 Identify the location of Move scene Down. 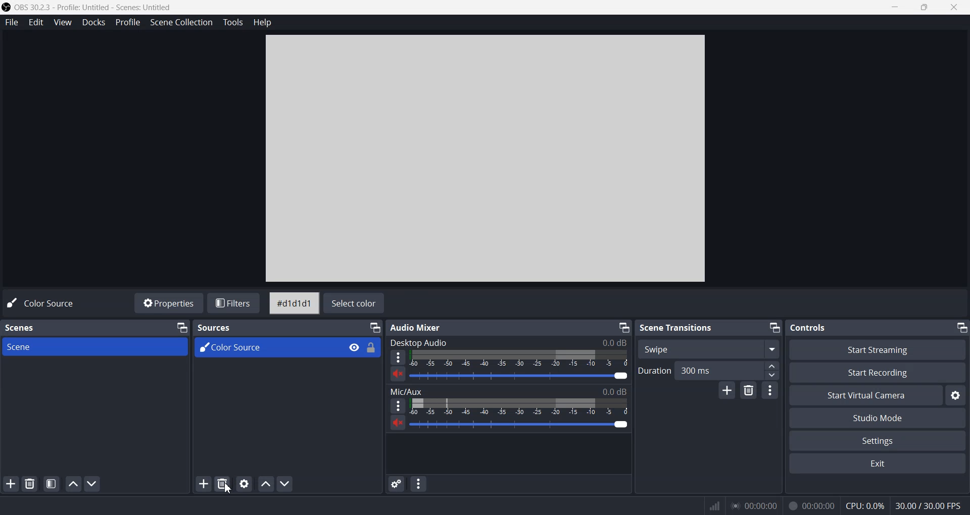
(94, 484).